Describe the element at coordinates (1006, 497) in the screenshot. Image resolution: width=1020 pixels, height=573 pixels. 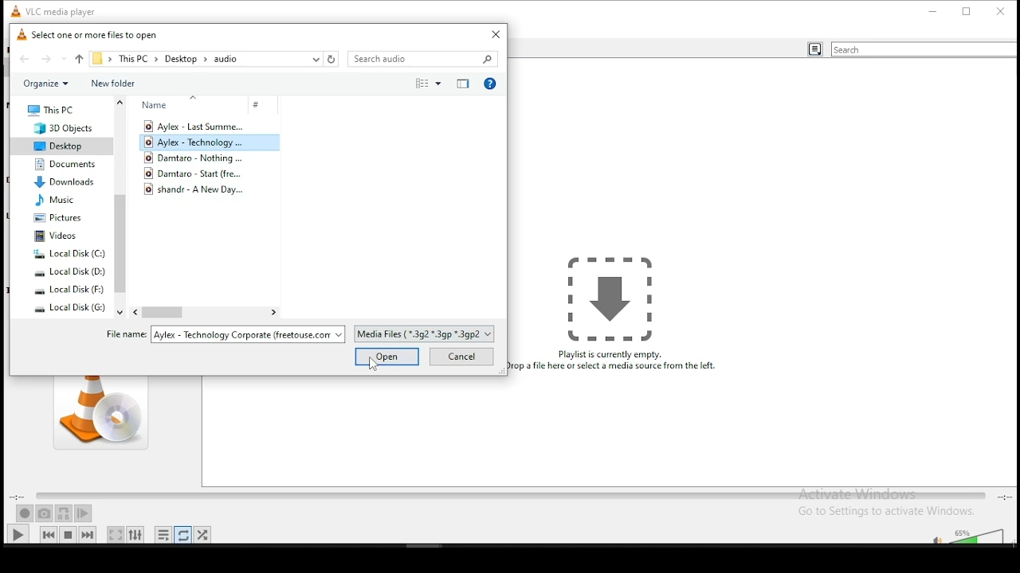
I see `total/remaining time` at that location.